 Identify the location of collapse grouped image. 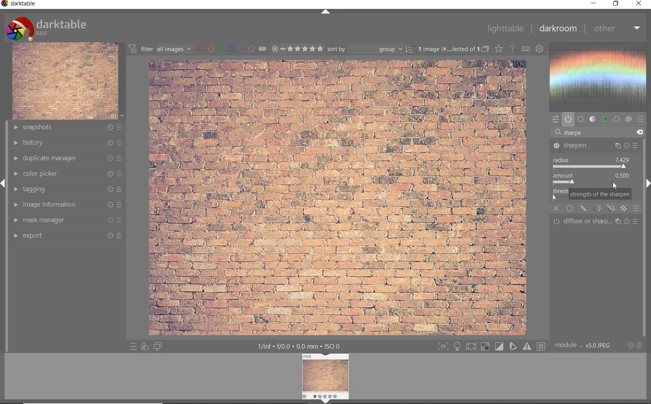
(485, 50).